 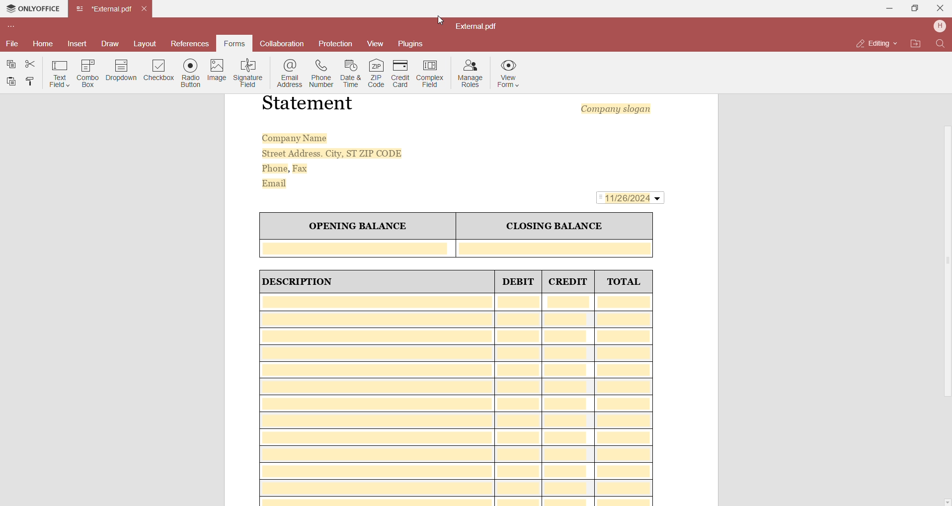 I want to click on View Form, so click(x=511, y=75).